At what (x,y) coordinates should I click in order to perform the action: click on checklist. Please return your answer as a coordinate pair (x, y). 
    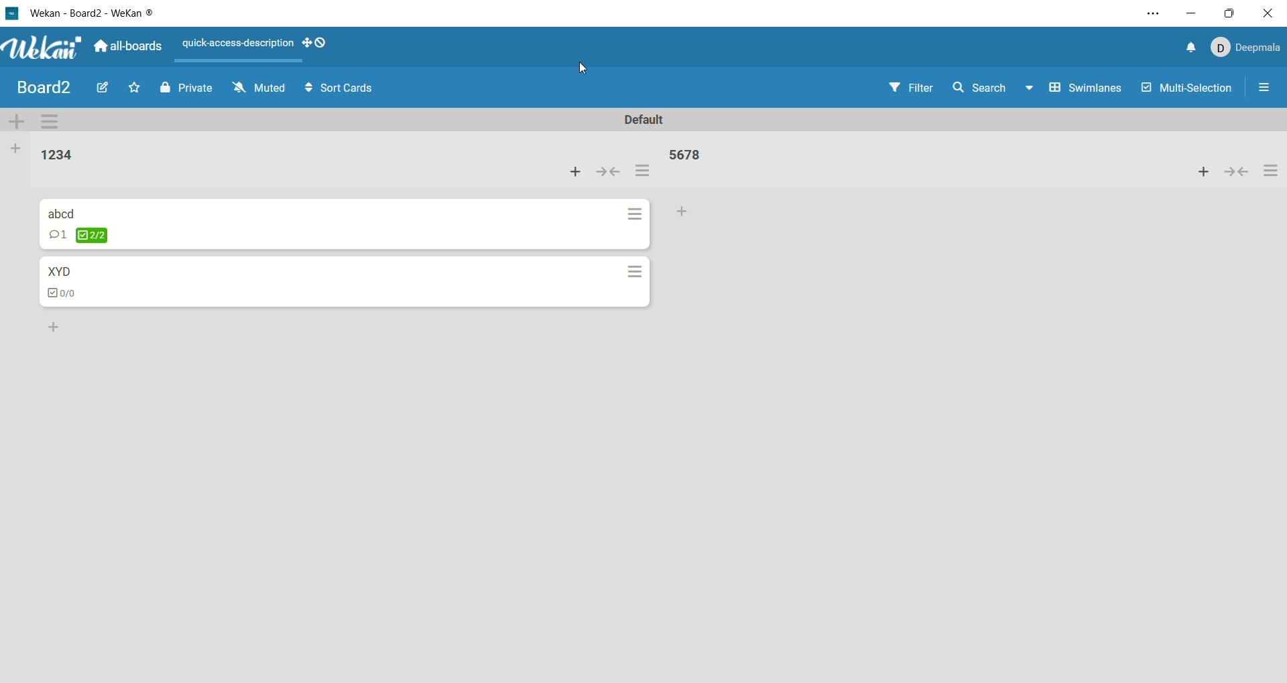
    Looking at the image, I should click on (62, 290).